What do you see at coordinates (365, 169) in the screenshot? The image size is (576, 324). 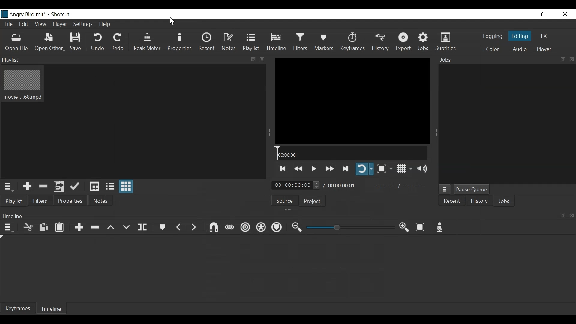 I see `Toggle player on looping` at bounding box center [365, 169].